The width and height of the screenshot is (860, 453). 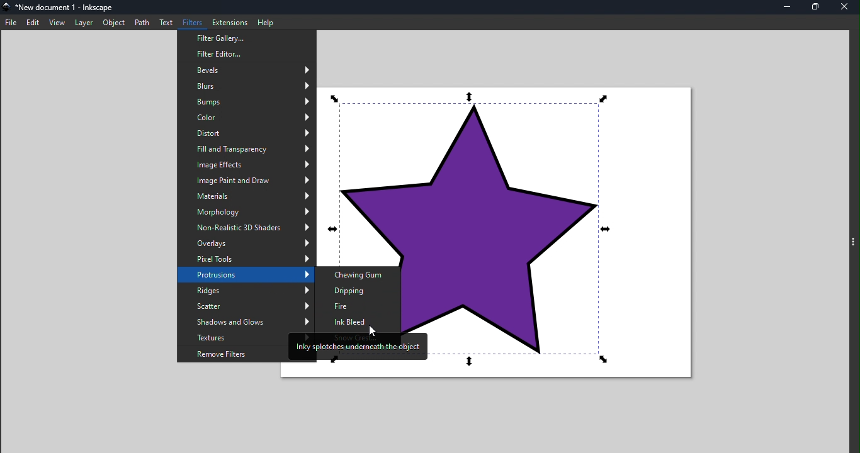 I want to click on Object, so click(x=113, y=23).